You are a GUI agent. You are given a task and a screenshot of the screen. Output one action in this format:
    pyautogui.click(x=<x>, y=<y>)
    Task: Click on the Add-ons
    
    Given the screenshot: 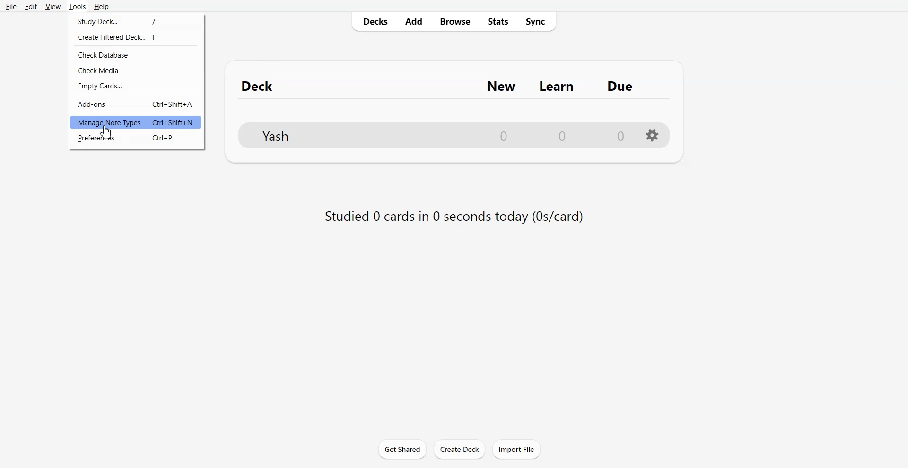 What is the action you would take?
    pyautogui.click(x=135, y=104)
    